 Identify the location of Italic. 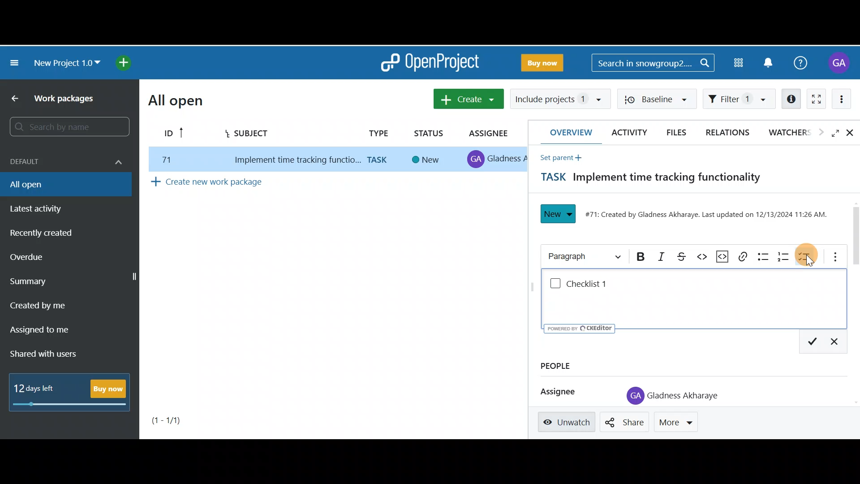
(661, 256).